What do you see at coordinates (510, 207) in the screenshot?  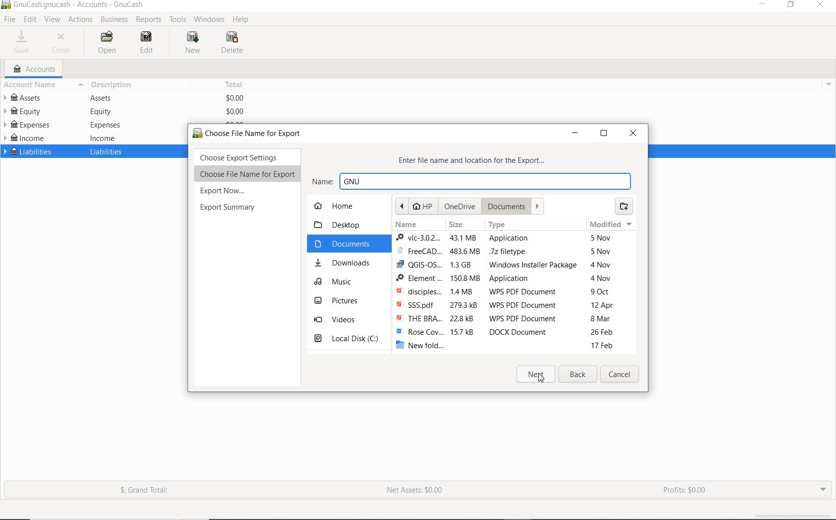 I see `document` at bounding box center [510, 207].